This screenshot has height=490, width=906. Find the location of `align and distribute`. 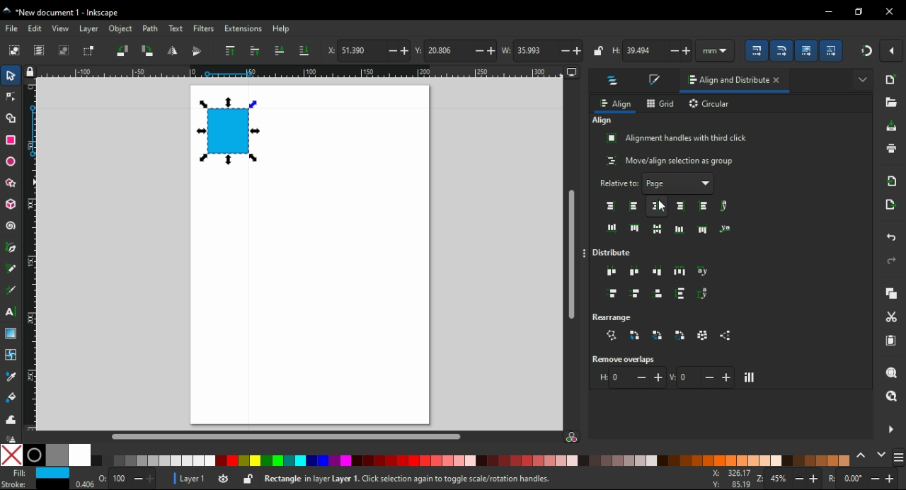

align and distribute is located at coordinates (724, 83).